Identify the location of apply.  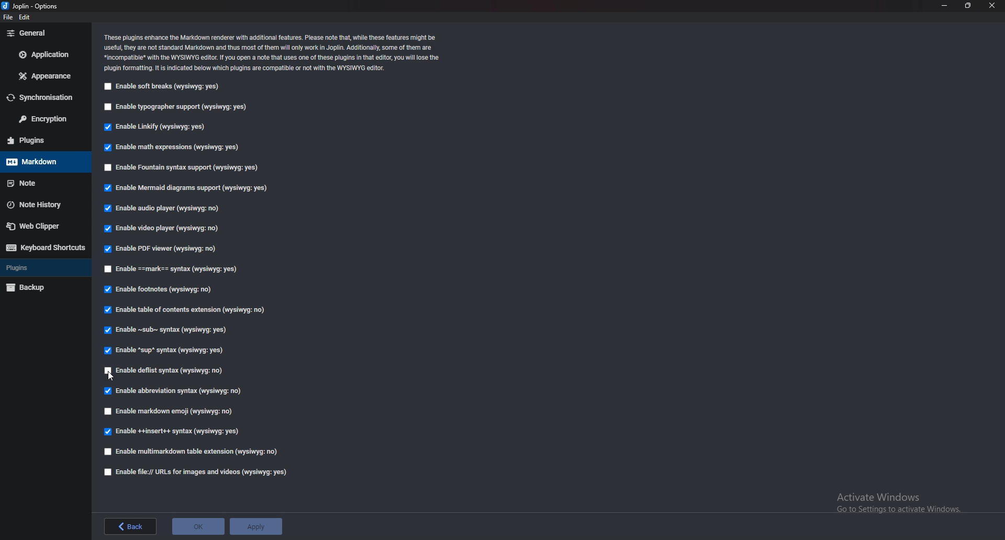
(255, 526).